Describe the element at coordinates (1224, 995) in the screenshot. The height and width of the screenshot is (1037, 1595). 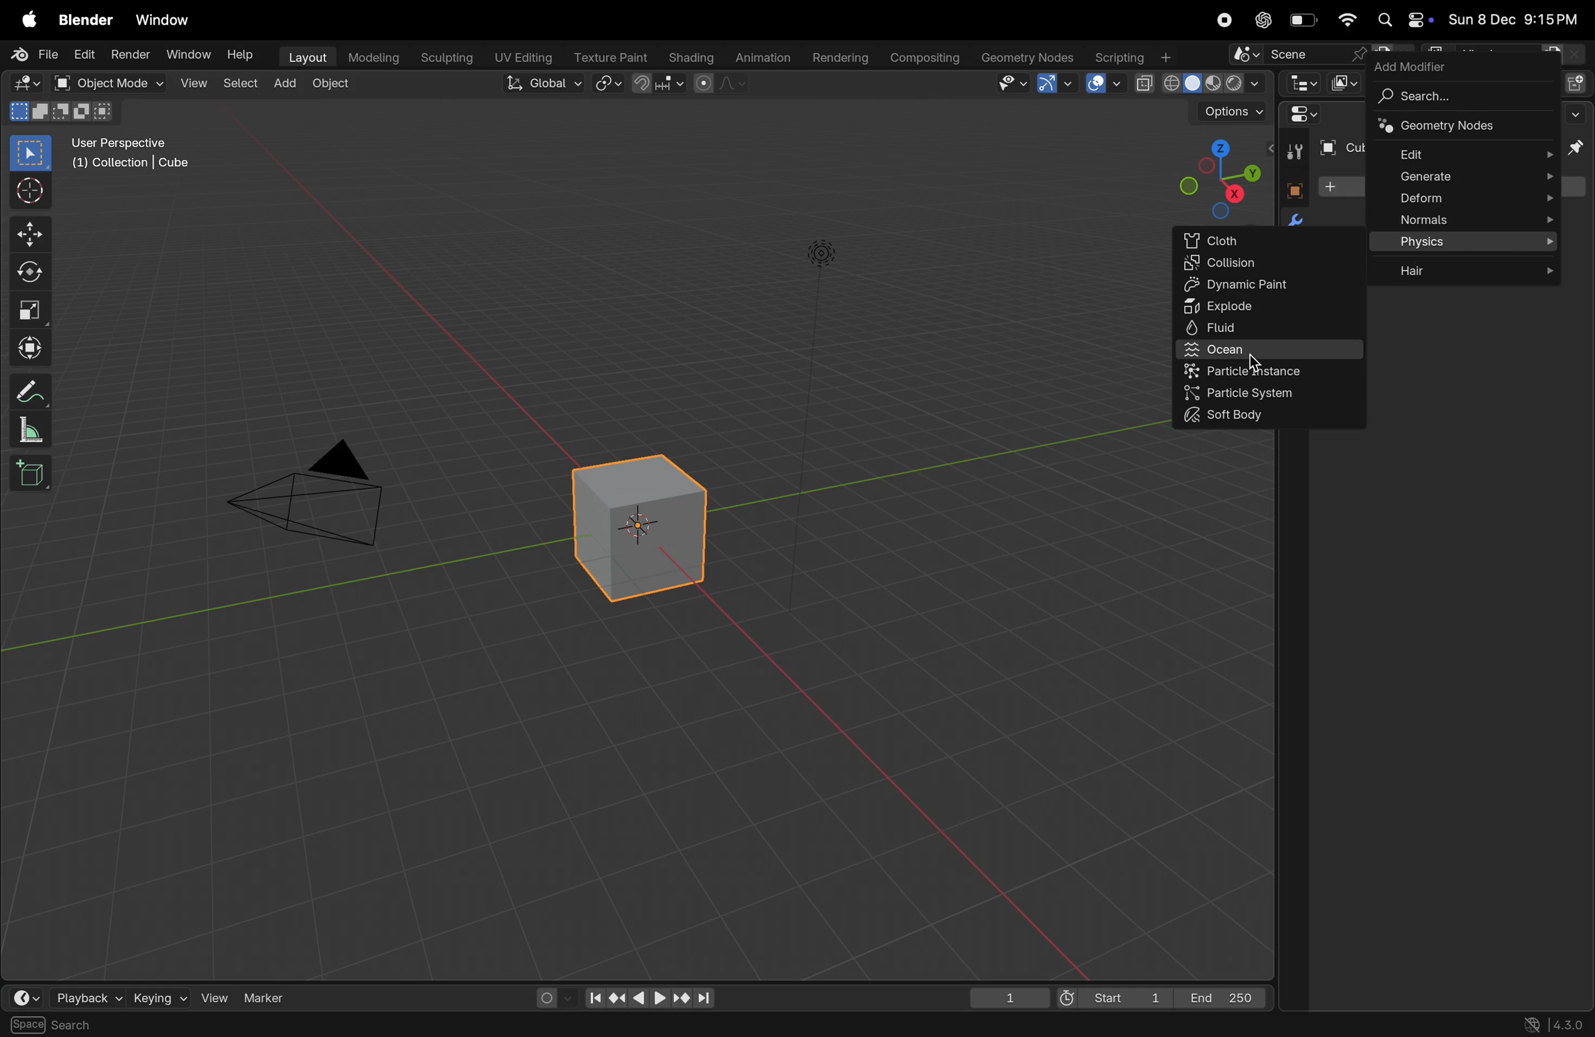
I see `end 250` at that location.